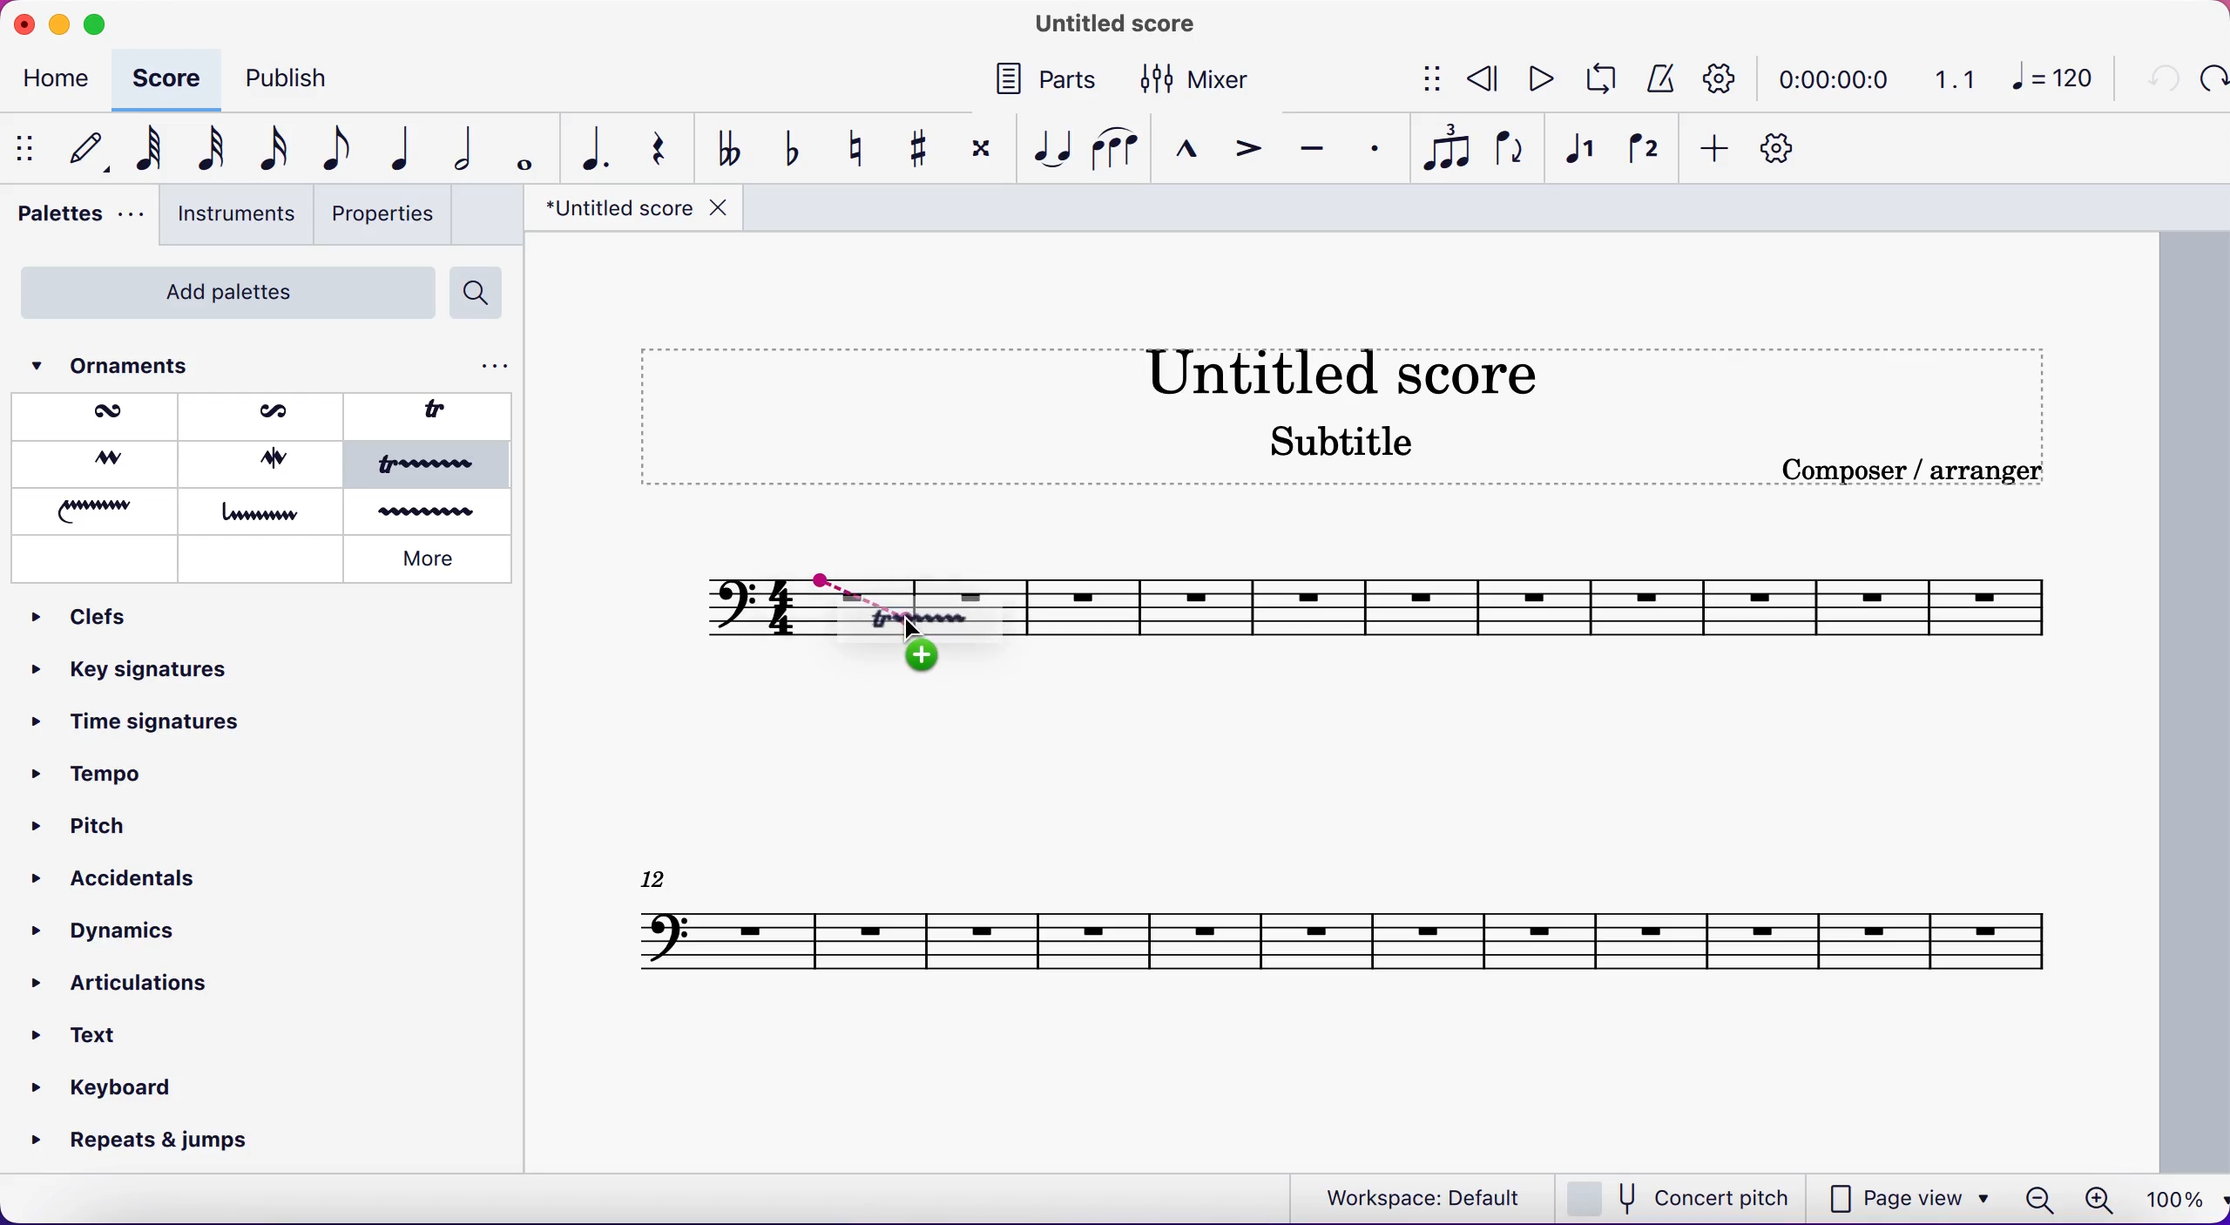  I want to click on Score, so click(1343, 925).